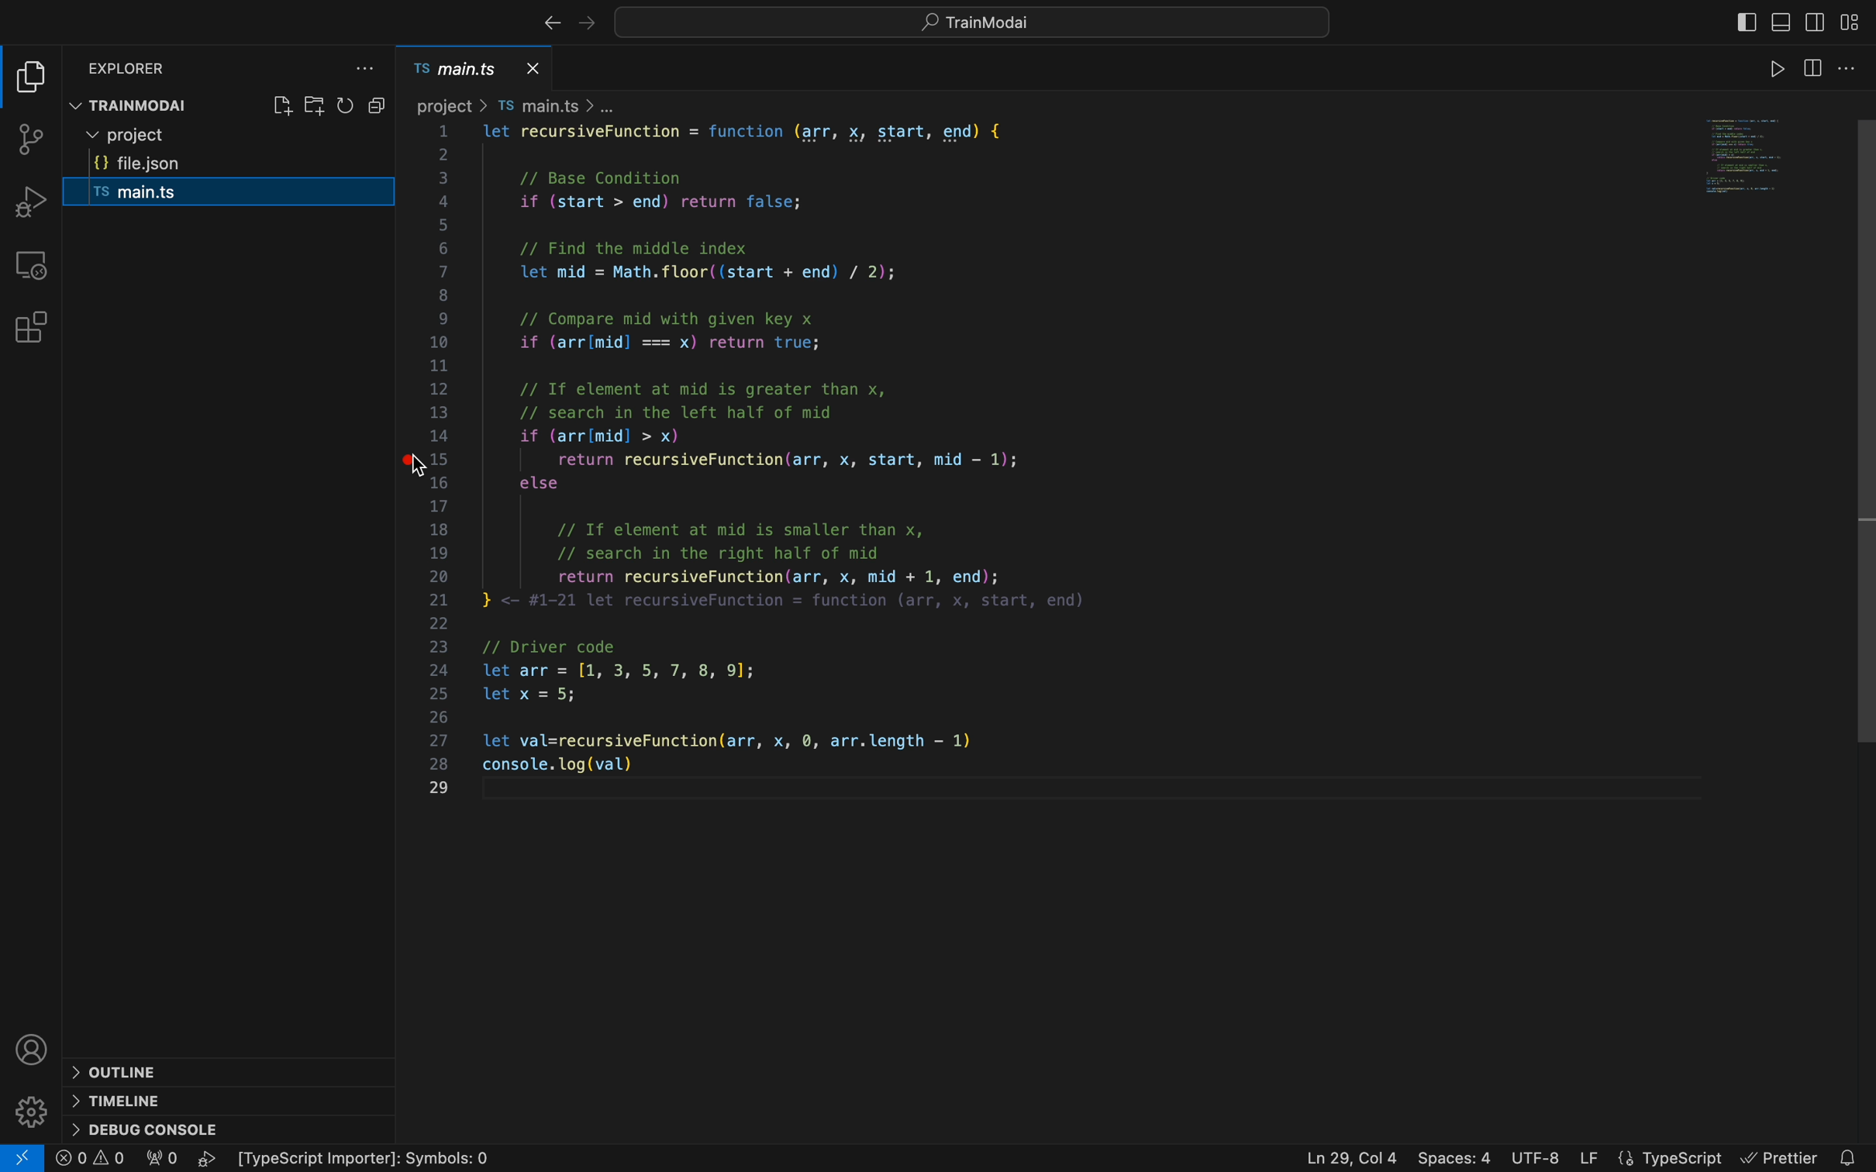 The width and height of the screenshot is (1876, 1172). What do you see at coordinates (1537, 1155) in the screenshot?
I see `UTF-8` at bounding box center [1537, 1155].